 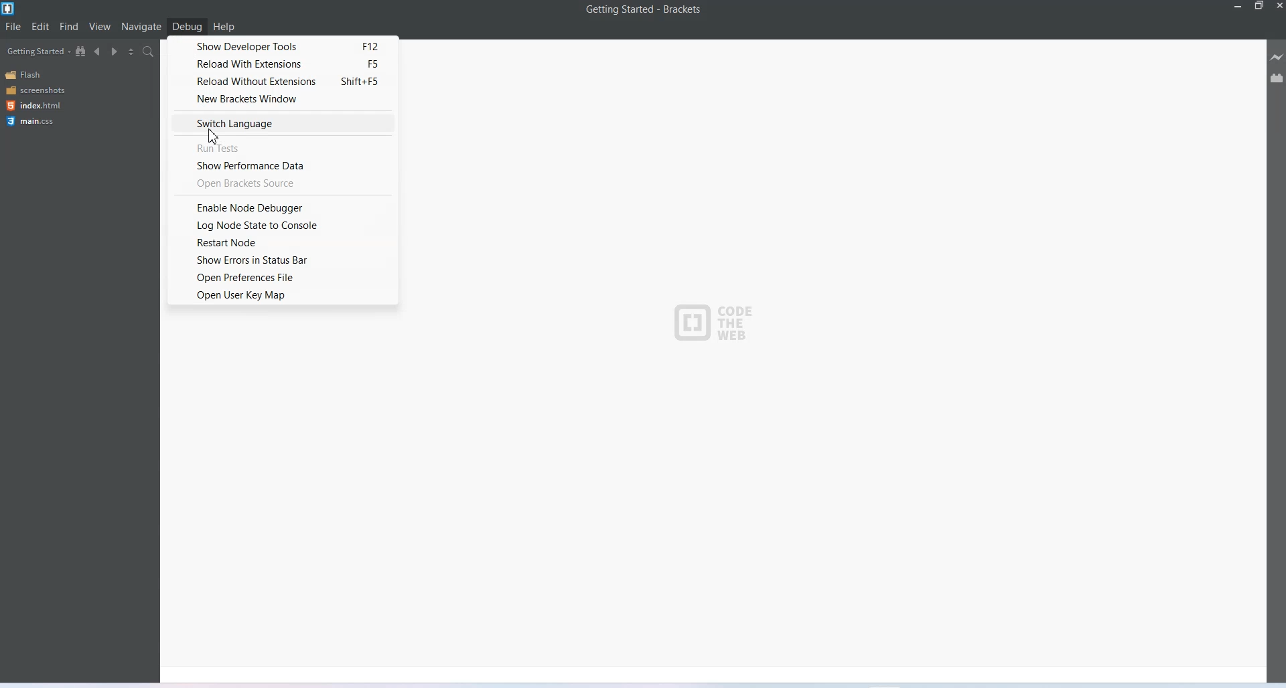 I want to click on restart node, so click(x=284, y=244).